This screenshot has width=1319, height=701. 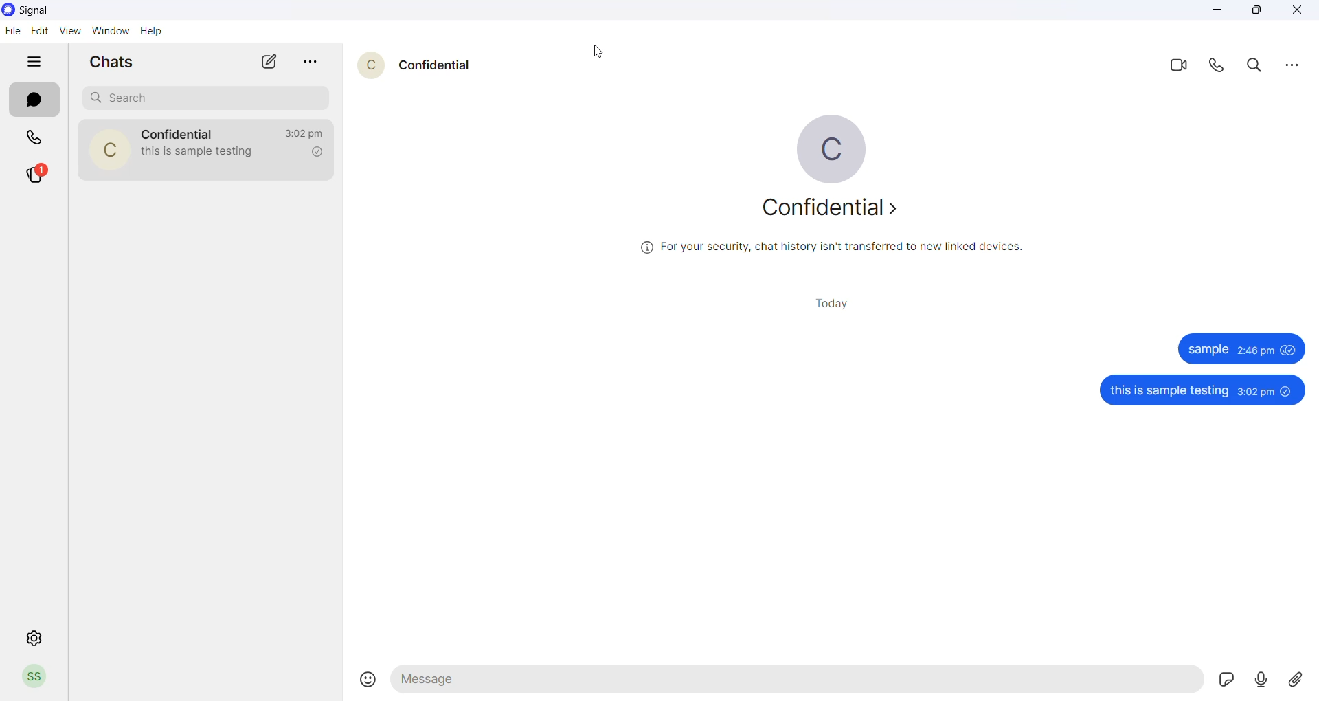 What do you see at coordinates (1241, 348) in the screenshot?
I see `messages` at bounding box center [1241, 348].